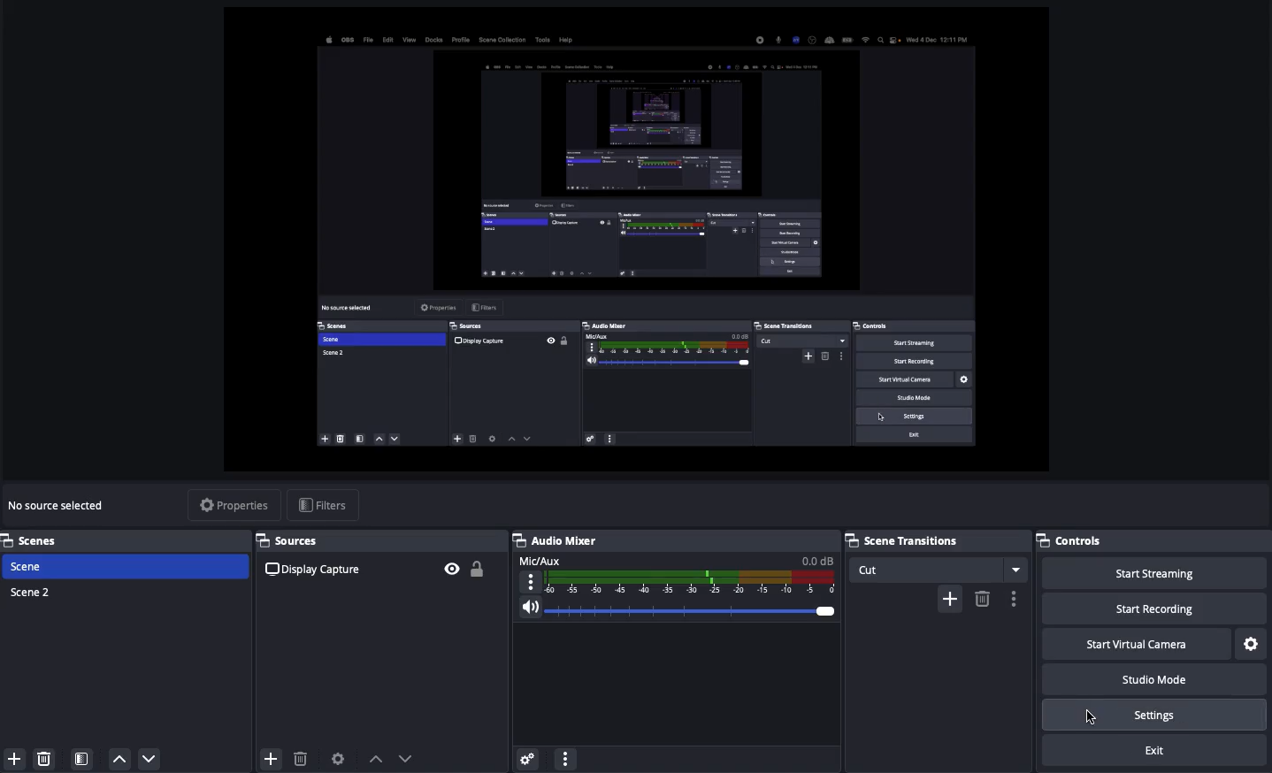 The image size is (1272, 773). What do you see at coordinates (341, 759) in the screenshot?
I see `Source preferences` at bounding box center [341, 759].